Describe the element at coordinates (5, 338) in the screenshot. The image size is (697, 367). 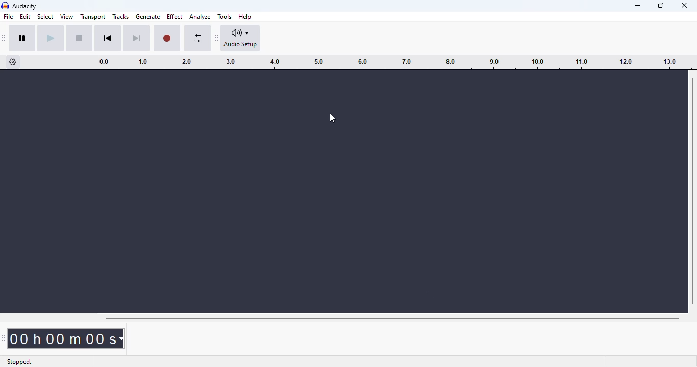
I see `audacity time toolbar` at that location.